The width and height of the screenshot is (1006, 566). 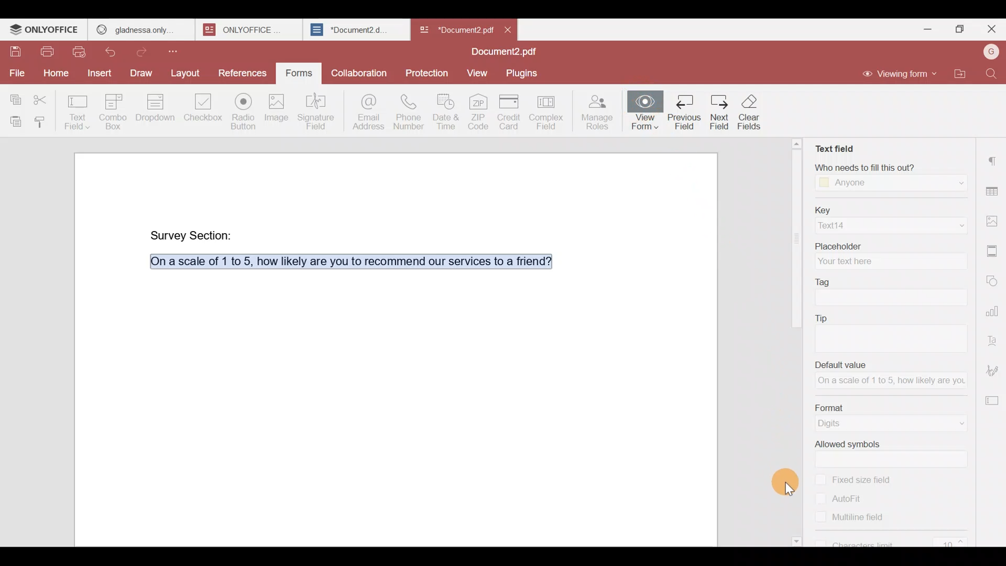 What do you see at coordinates (890, 297) in the screenshot?
I see `textbox` at bounding box center [890, 297].